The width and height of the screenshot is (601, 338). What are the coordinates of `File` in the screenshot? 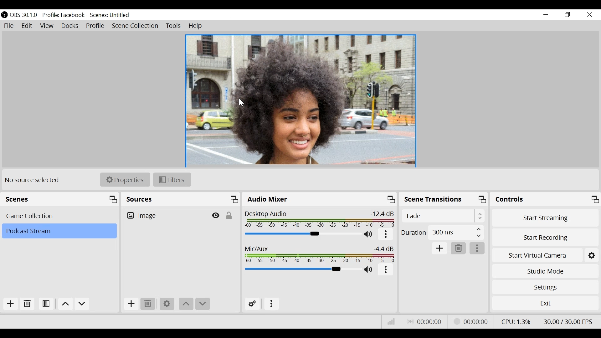 It's located at (10, 26).